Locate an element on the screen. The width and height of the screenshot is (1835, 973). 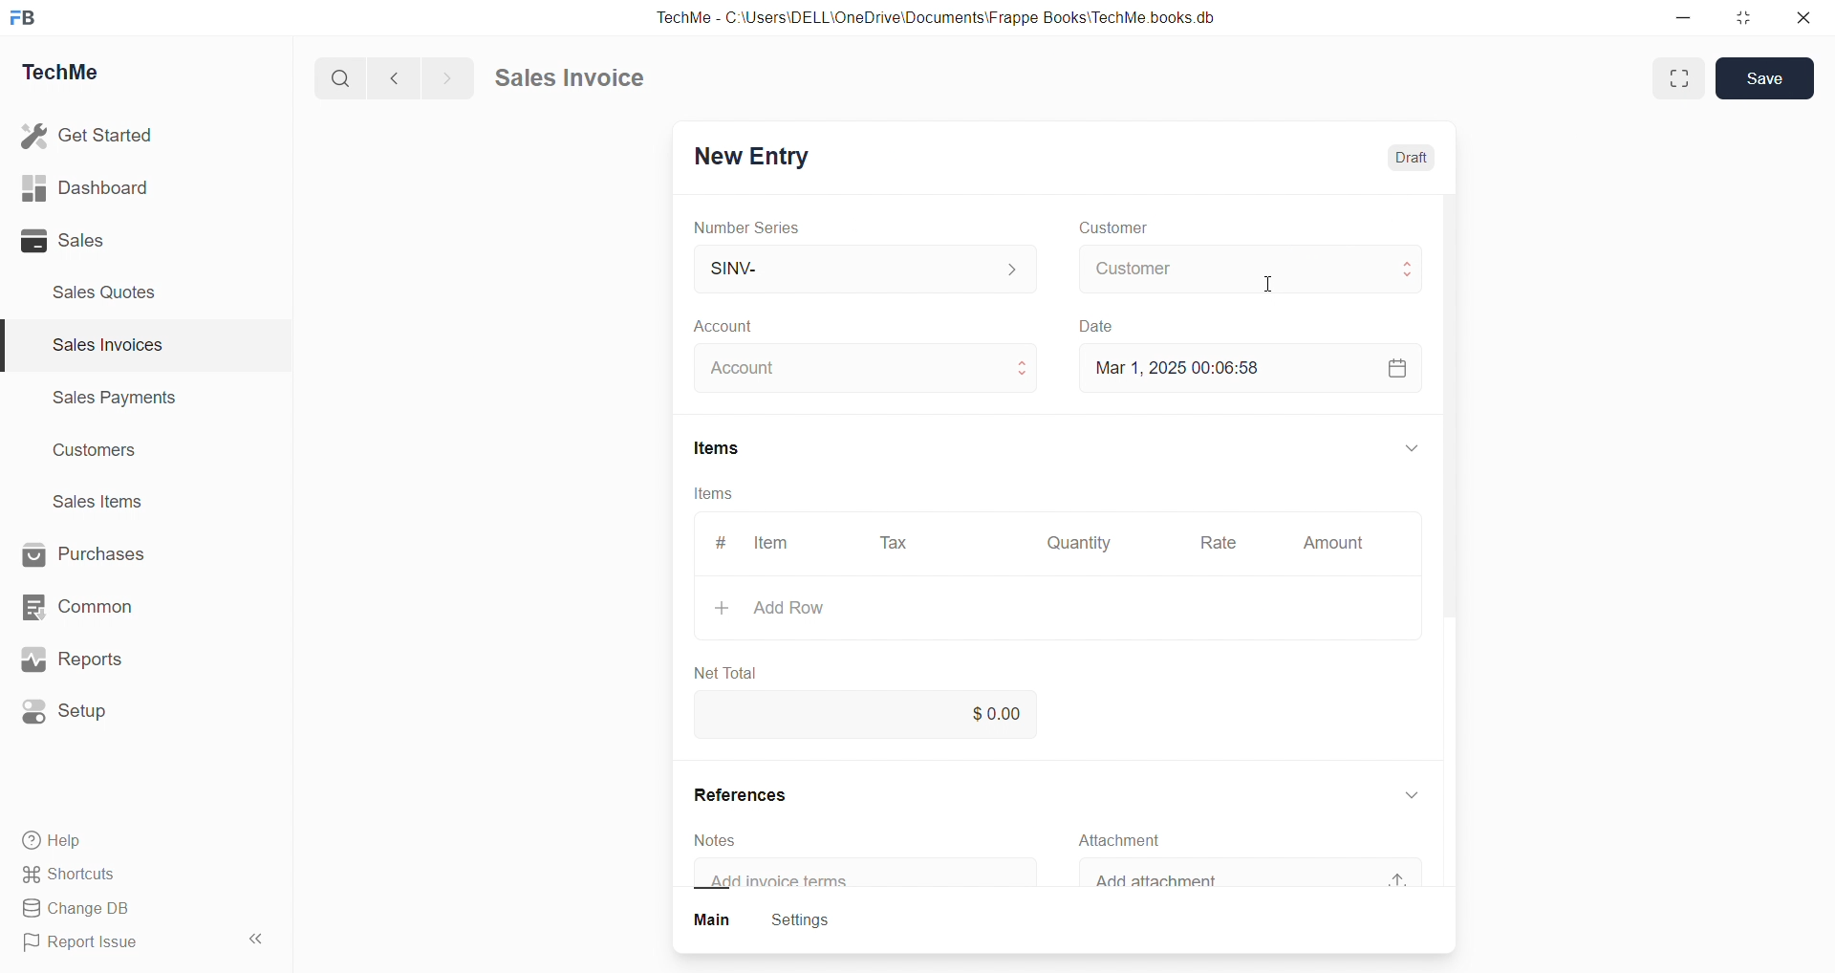
Add attachment is located at coordinates (1185, 880).